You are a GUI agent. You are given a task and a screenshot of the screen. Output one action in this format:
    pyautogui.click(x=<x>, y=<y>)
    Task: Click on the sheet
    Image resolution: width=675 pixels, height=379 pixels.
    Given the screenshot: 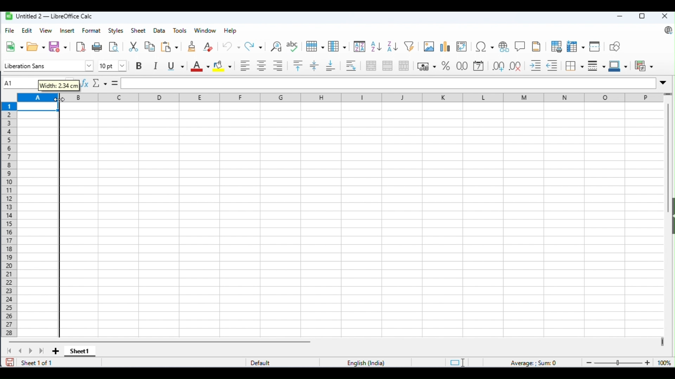 What is the action you would take?
    pyautogui.click(x=139, y=30)
    